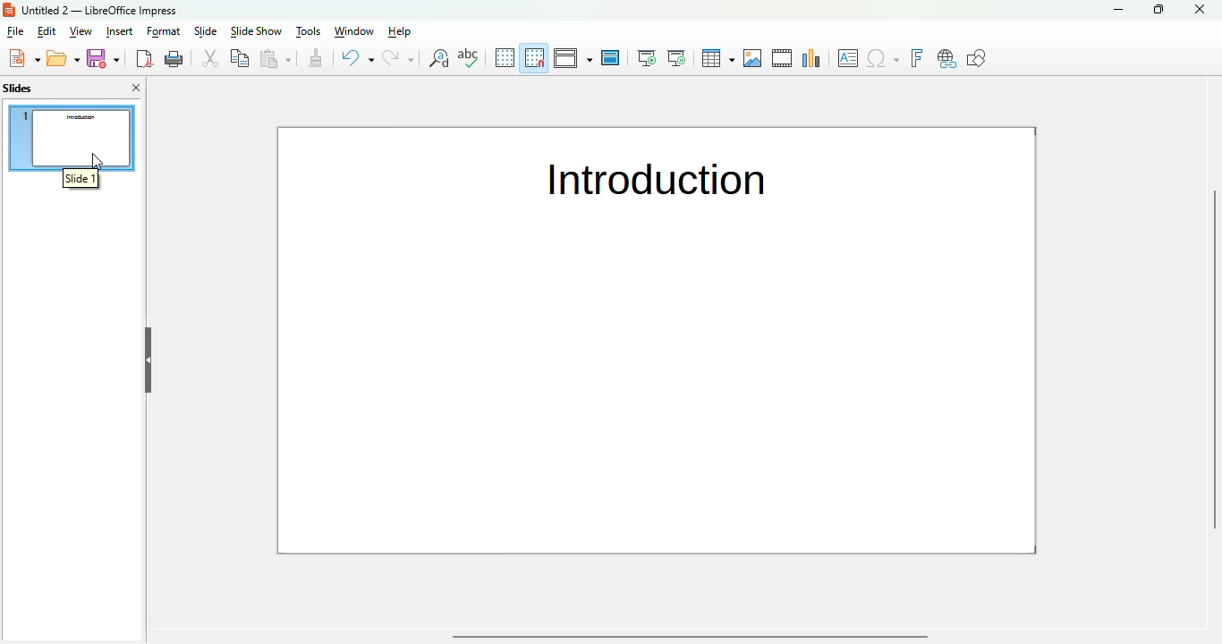 The image size is (1222, 644). What do you see at coordinates (754, 58) in the screenshot?
I see `insert image` at bounding box center [754, 58].